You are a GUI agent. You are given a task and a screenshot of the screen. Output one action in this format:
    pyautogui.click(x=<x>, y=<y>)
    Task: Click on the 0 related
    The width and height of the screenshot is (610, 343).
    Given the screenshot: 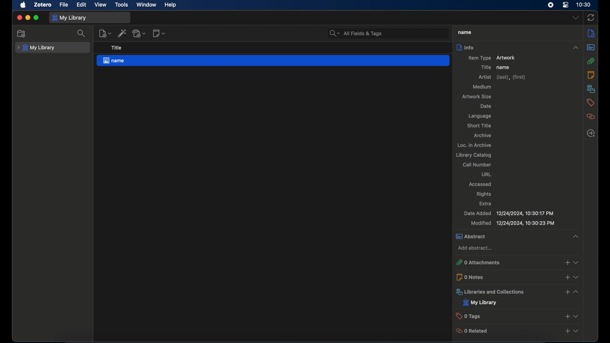 What is the action you would take?
    pyautogui.click(x=480, y=331)
    